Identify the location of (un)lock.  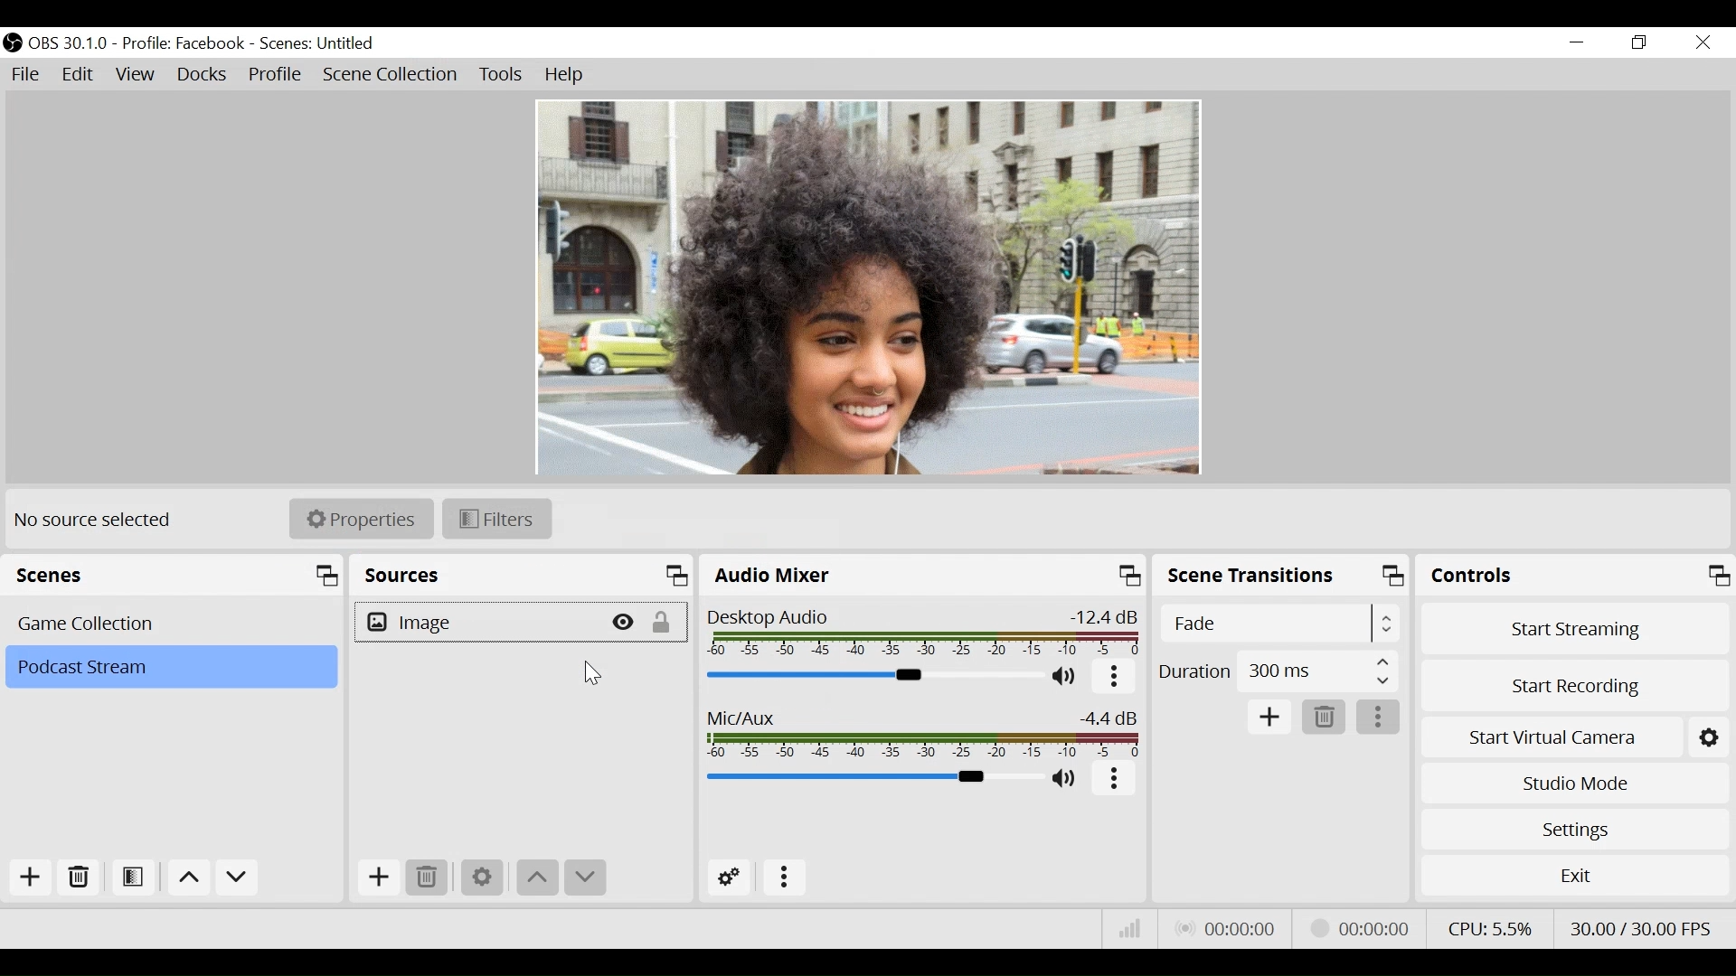
(668, 623).